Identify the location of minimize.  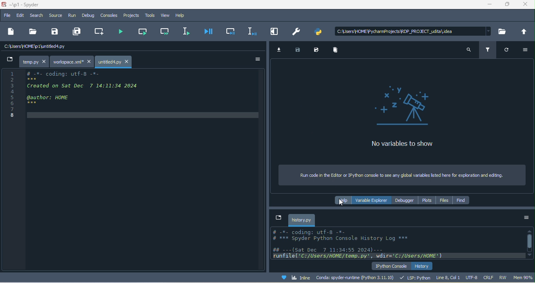
(490, 5).